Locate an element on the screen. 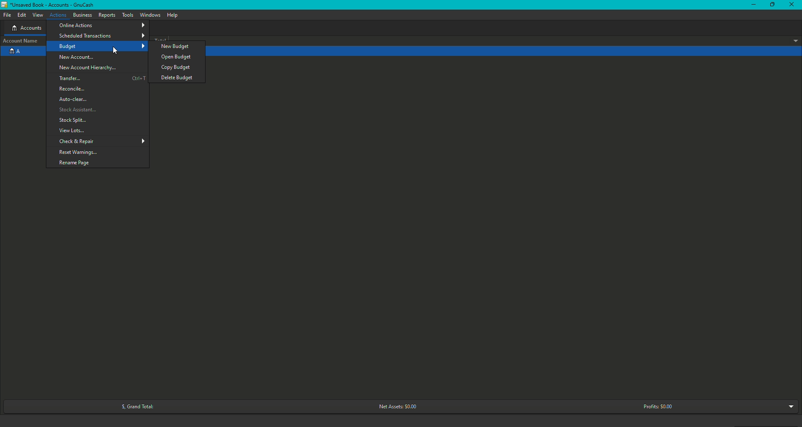 The width and height of the screenshot is (802, 427). Restore is located at coordinates (771, 5).